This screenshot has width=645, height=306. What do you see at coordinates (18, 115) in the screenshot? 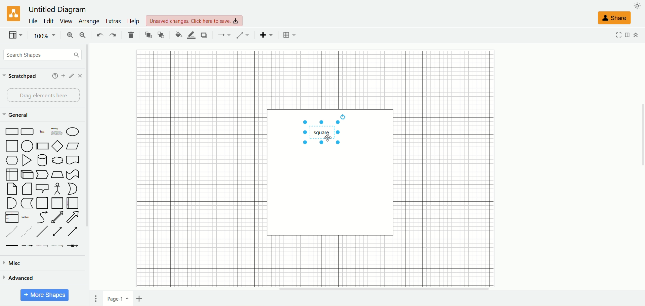
I see `general` at bounding box center [18, 115].